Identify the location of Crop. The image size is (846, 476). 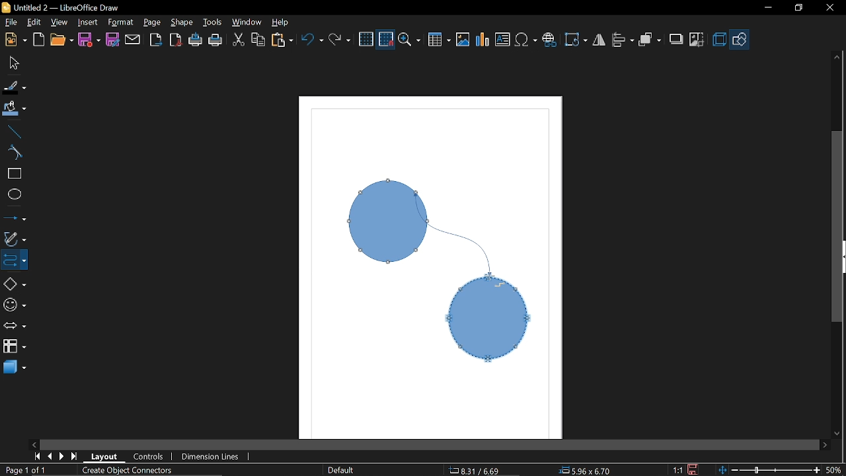
(695, 40).